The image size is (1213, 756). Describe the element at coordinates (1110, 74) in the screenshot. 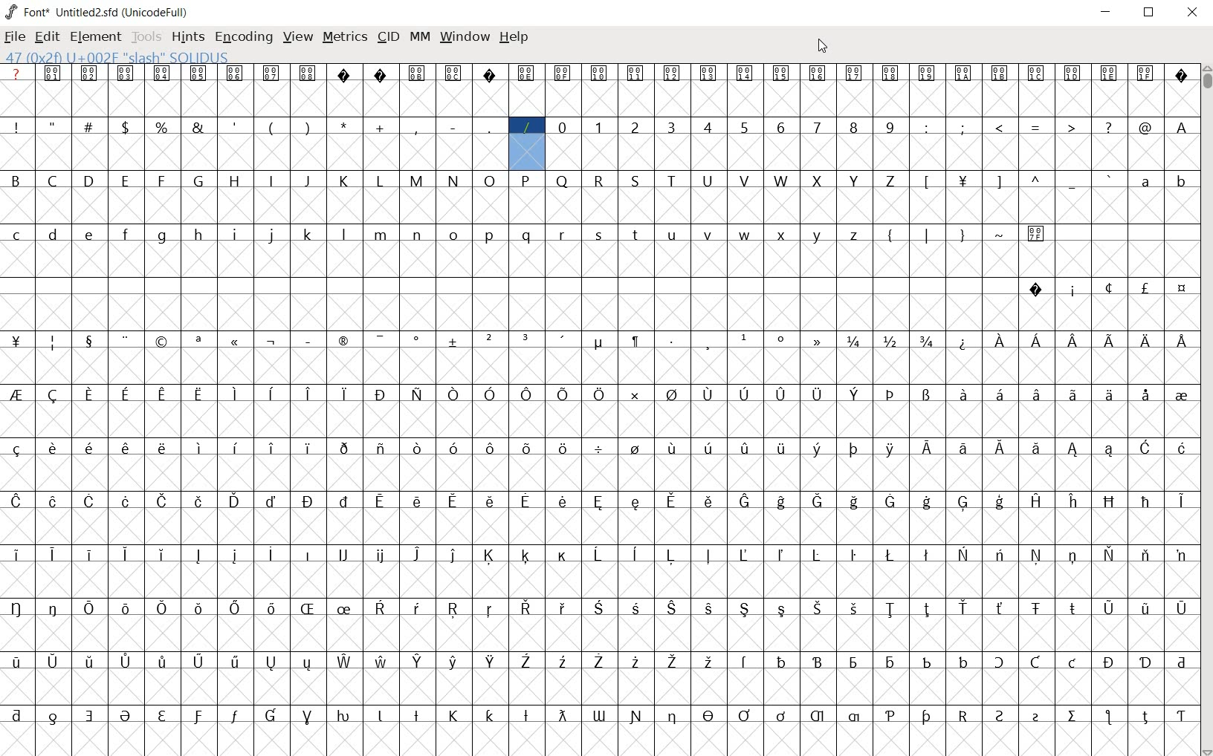

I see `glyph` at that location.